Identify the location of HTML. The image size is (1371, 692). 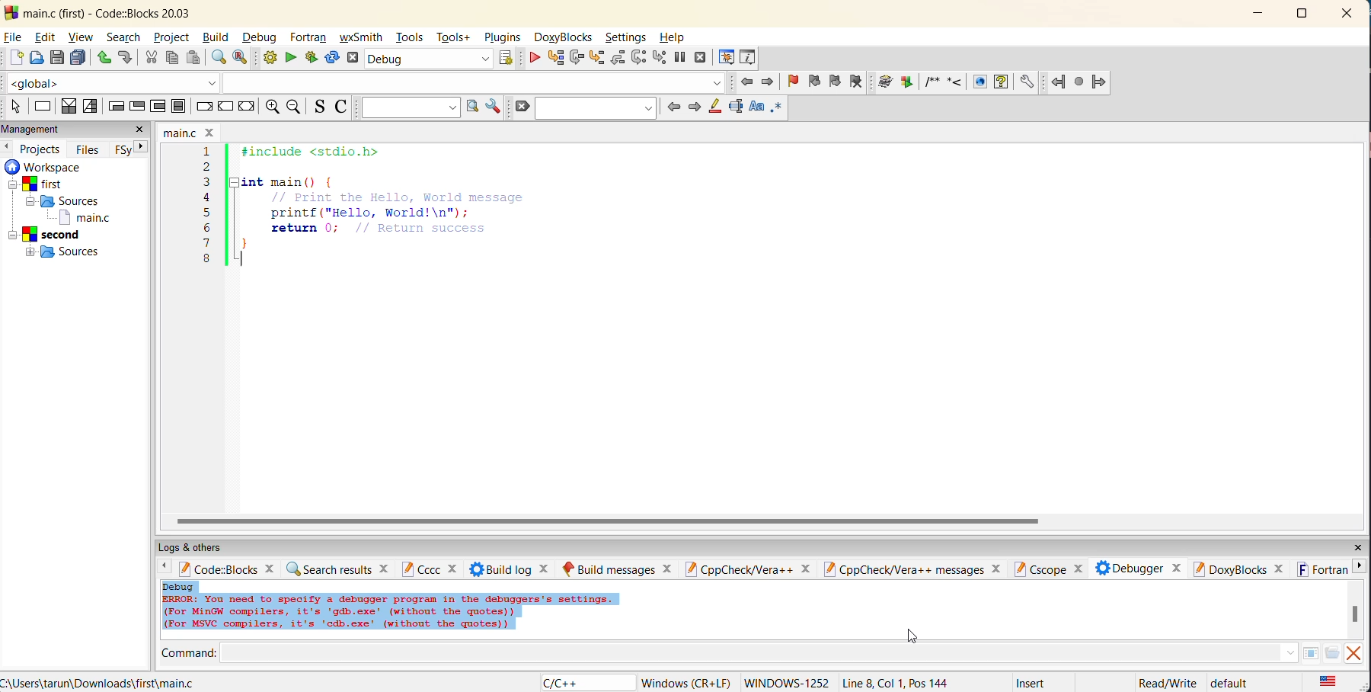
(976, 82).